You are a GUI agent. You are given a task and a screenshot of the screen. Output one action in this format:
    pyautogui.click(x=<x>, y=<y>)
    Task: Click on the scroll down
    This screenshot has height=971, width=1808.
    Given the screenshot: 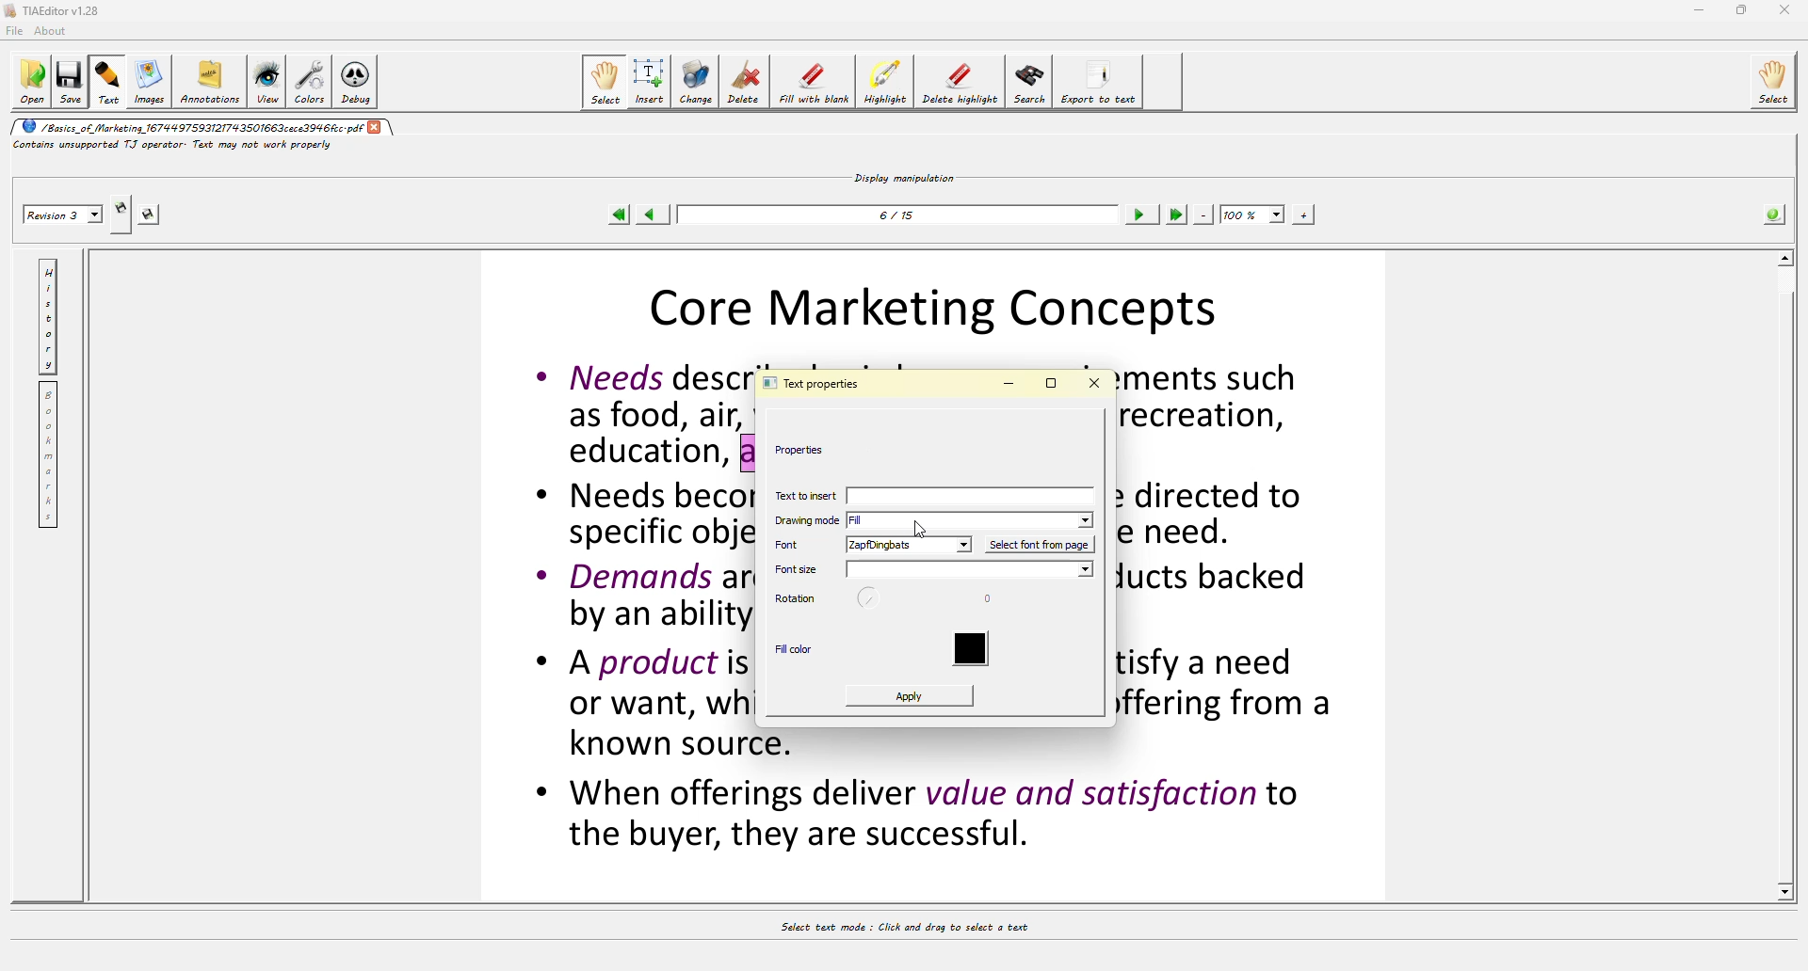 What is the action you would take?
    pyautogui.click(x=1788, y=892)
    